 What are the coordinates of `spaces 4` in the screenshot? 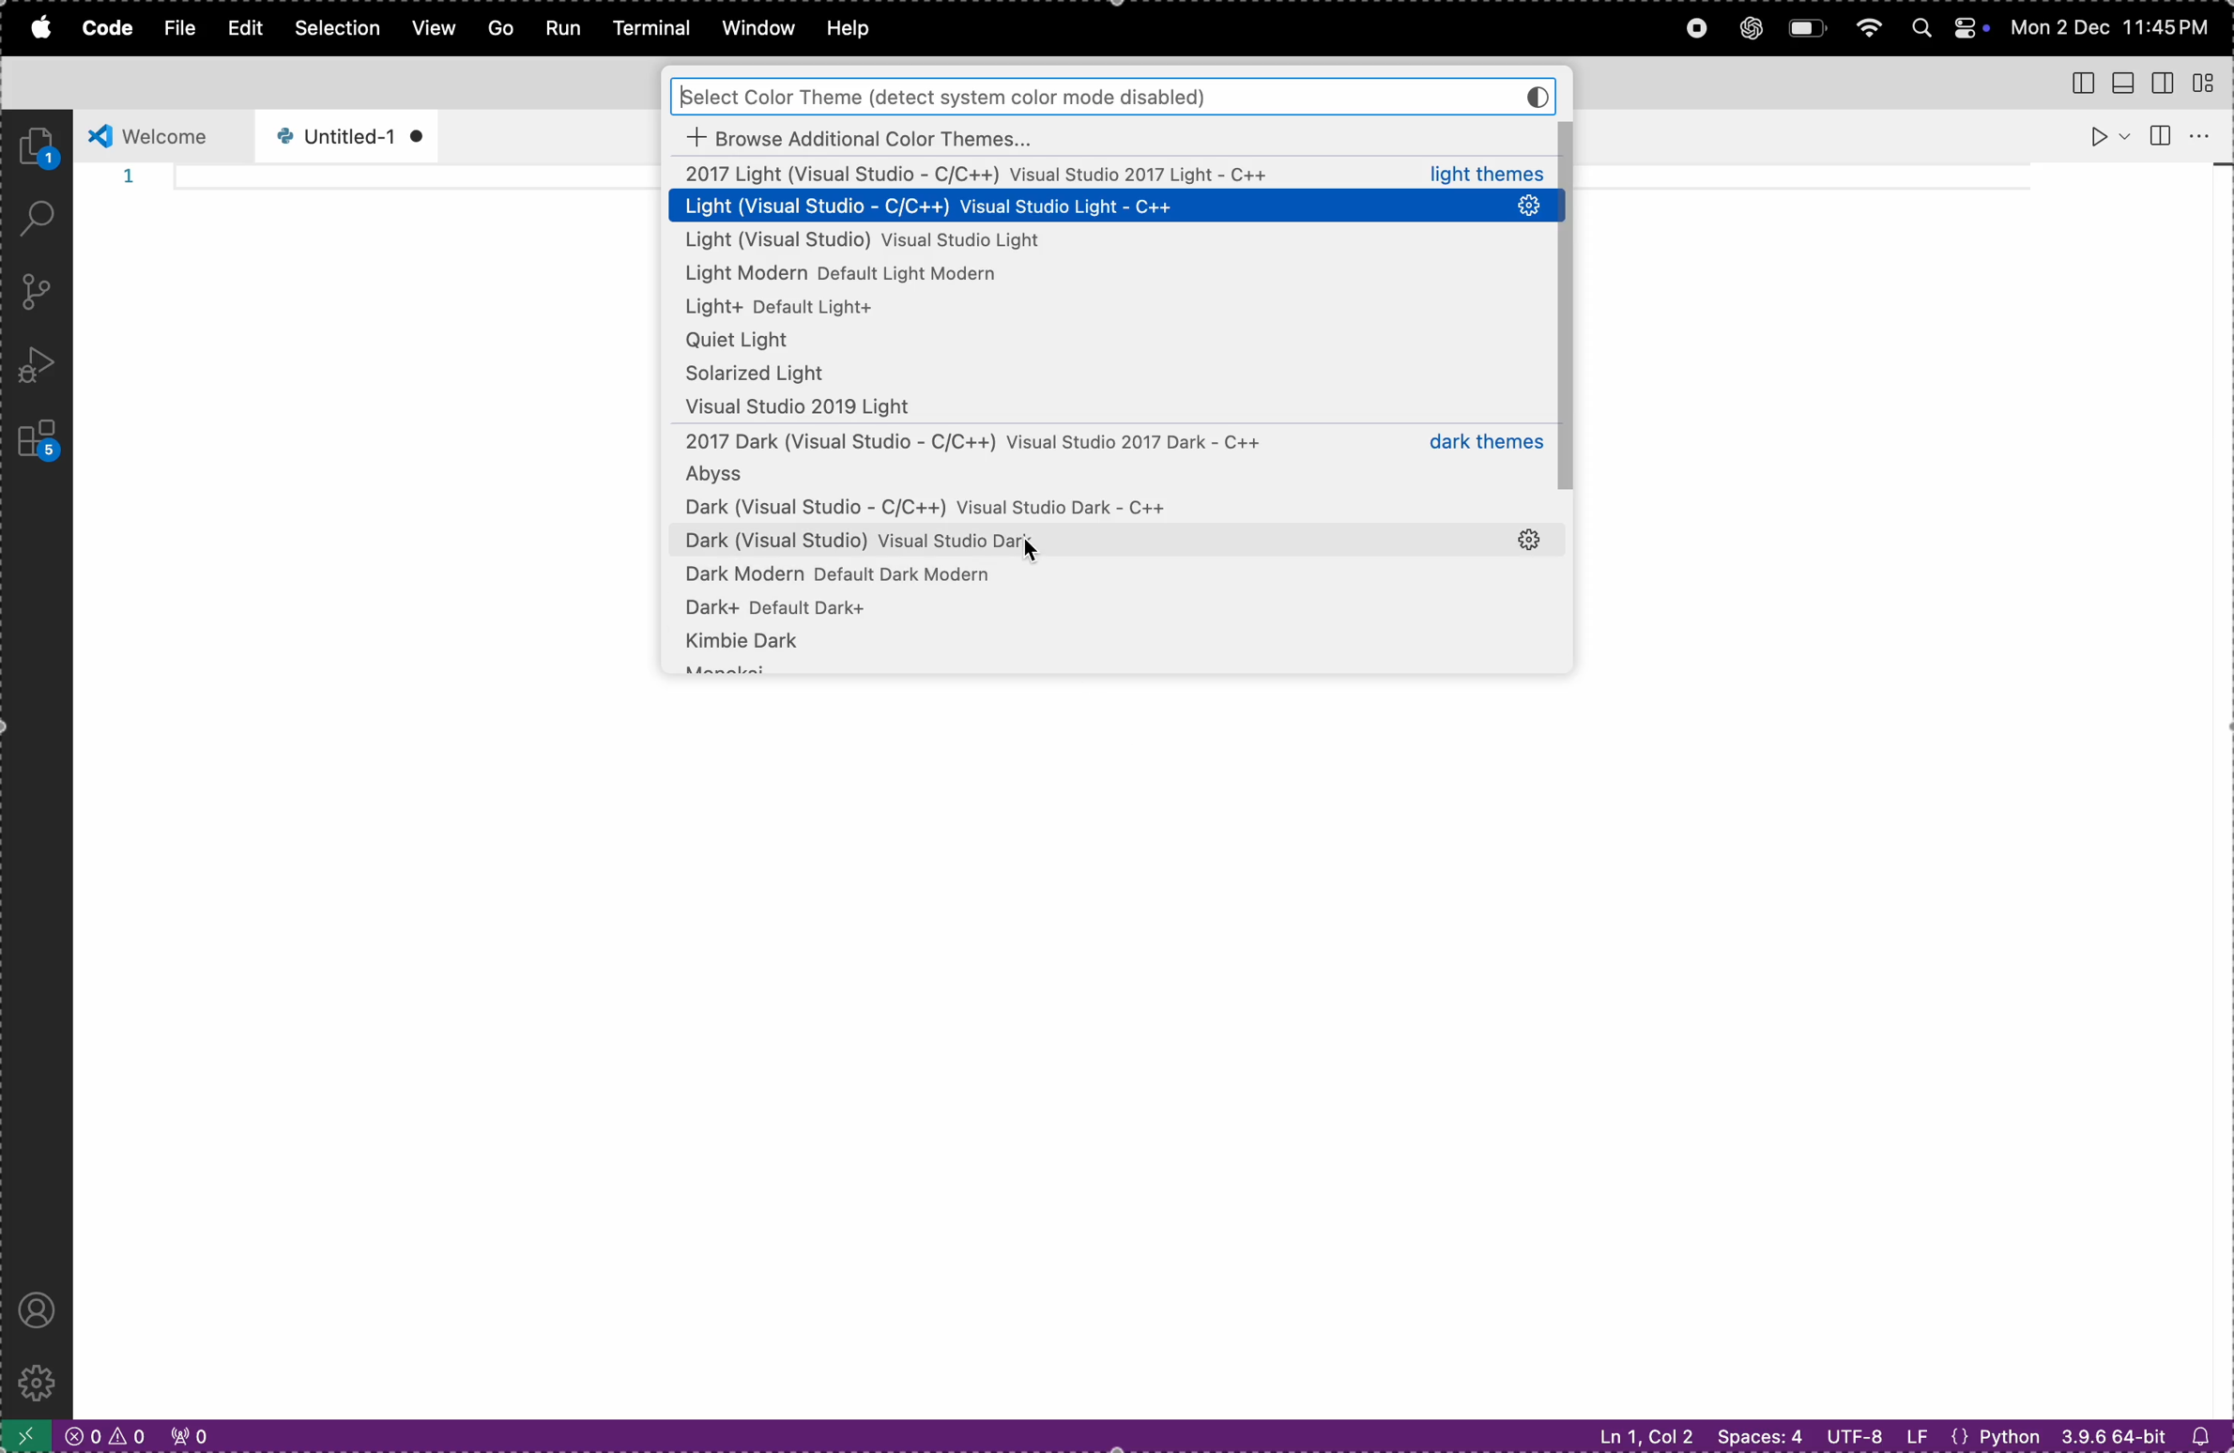 It's located at (1758, 1434).